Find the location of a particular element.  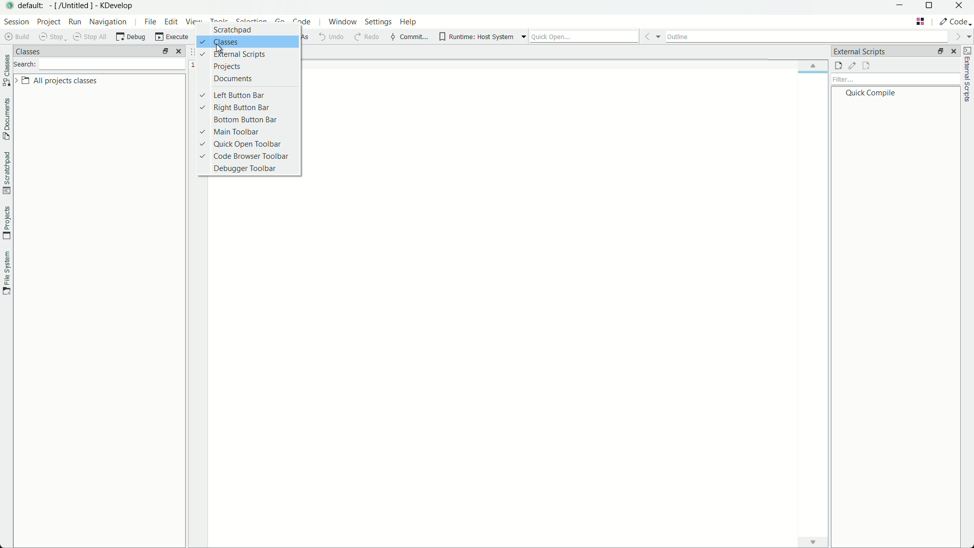

classes is located at coordinates (7, 70).